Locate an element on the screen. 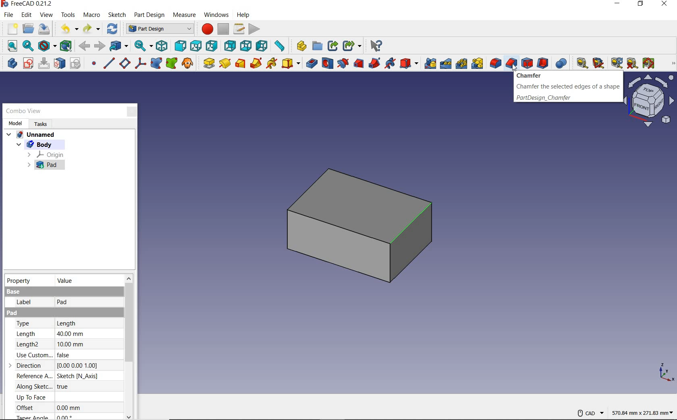 The height and width of the screenshot is (420, 677). Chamfer Chamfer the selected edges of a shape PartDesian Chamfer is located at coordinates (565, 88).